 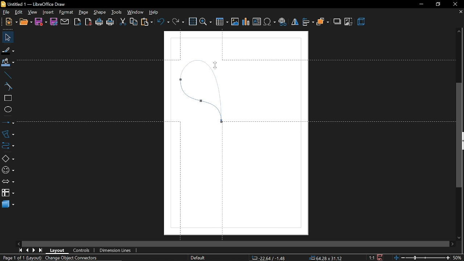 What do you see at coordinates (178, 22) in the screenshot?
I see `redo` at bounding box center [178, 22].